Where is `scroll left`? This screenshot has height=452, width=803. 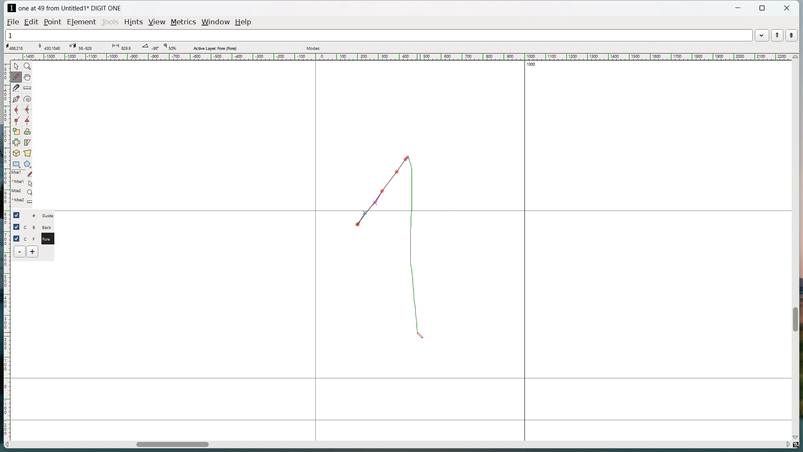
scroll left is located at coordinates (8, 445).